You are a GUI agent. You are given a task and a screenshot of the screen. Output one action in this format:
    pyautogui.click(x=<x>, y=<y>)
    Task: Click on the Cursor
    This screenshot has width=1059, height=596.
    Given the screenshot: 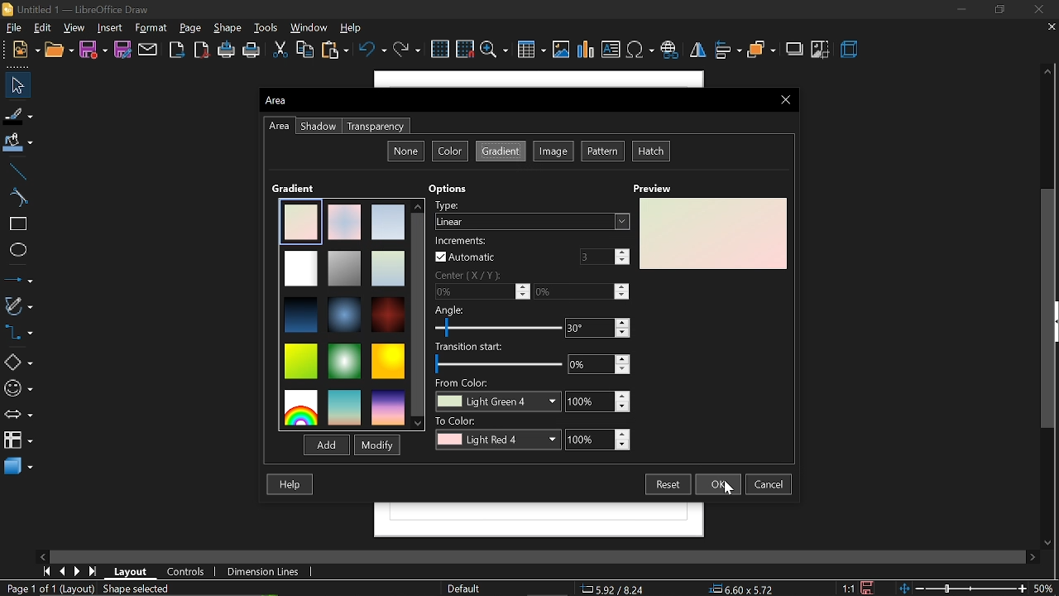 What is the action you would take?
    pyautogui.click(x=728, y=489)
    